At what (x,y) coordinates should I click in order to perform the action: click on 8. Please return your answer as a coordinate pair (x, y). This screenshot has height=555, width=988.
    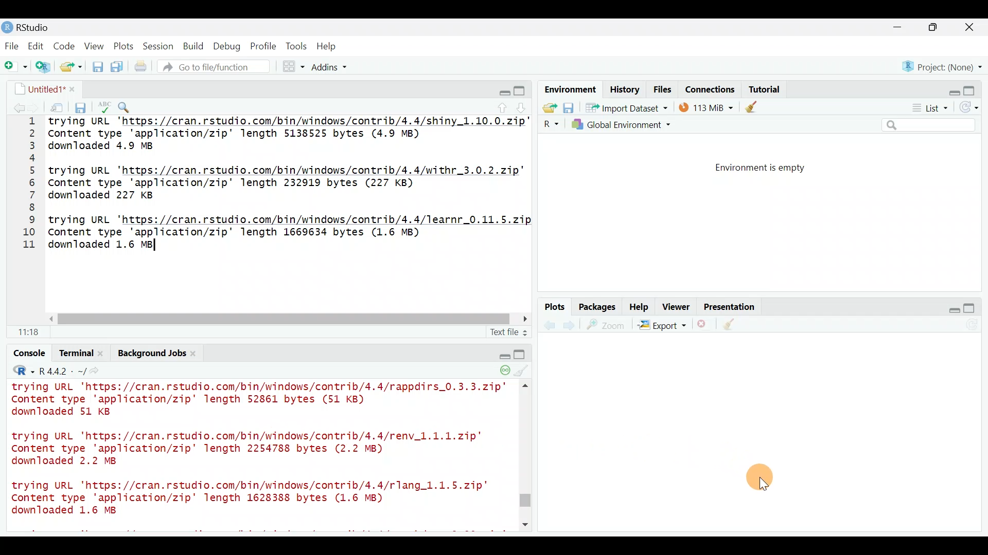
    Looking at the image, I should click on (33, 207).